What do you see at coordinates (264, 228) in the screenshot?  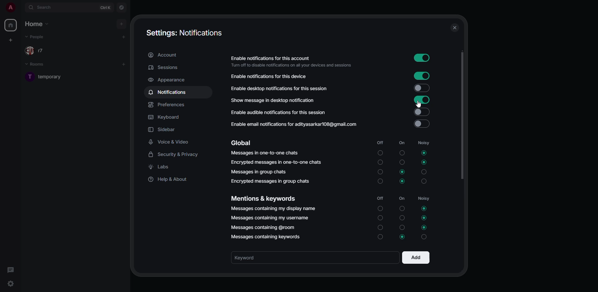 I see `messages containing @room` at bounding box center [264, 228].